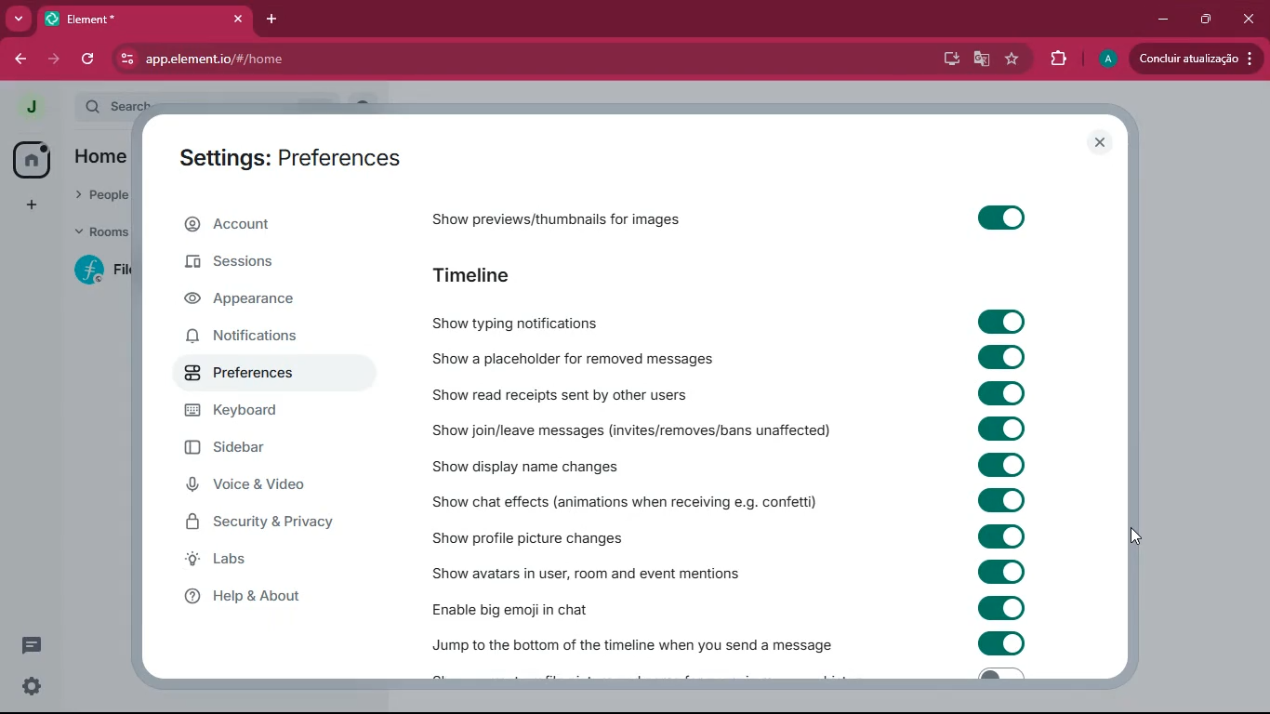 The image size is (1270, 714). What do you see at coordinates (103, 155) in the screenshot?
I see `home` at bounding box center [103, 155].